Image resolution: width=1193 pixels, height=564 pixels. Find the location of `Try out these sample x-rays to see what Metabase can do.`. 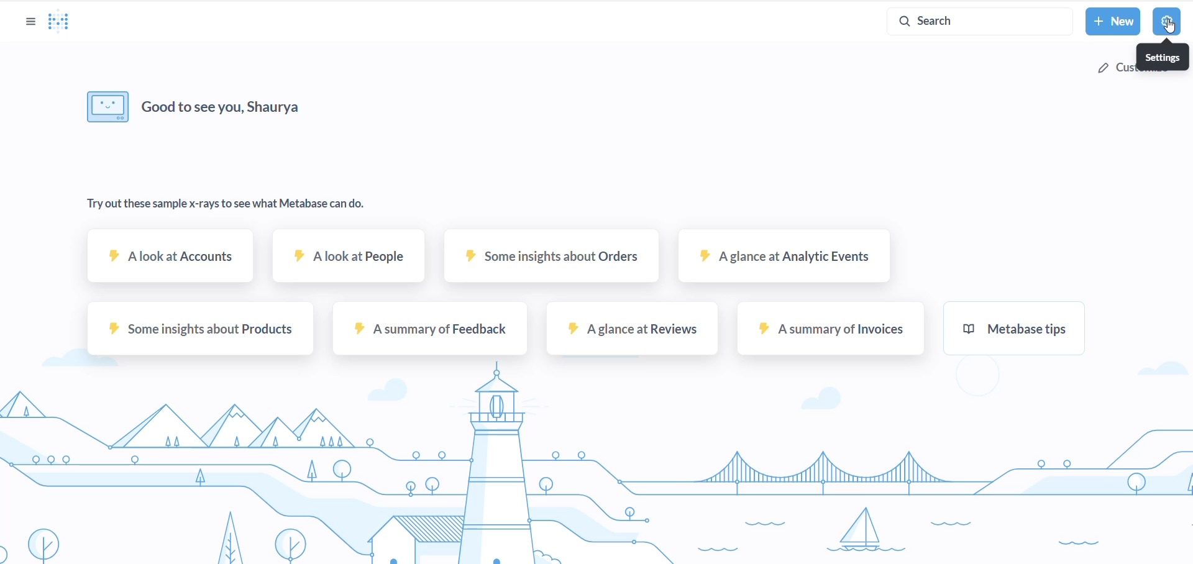

Try out these sample x-rays to see what Metabase can do. is located at coordinates (225, 206).